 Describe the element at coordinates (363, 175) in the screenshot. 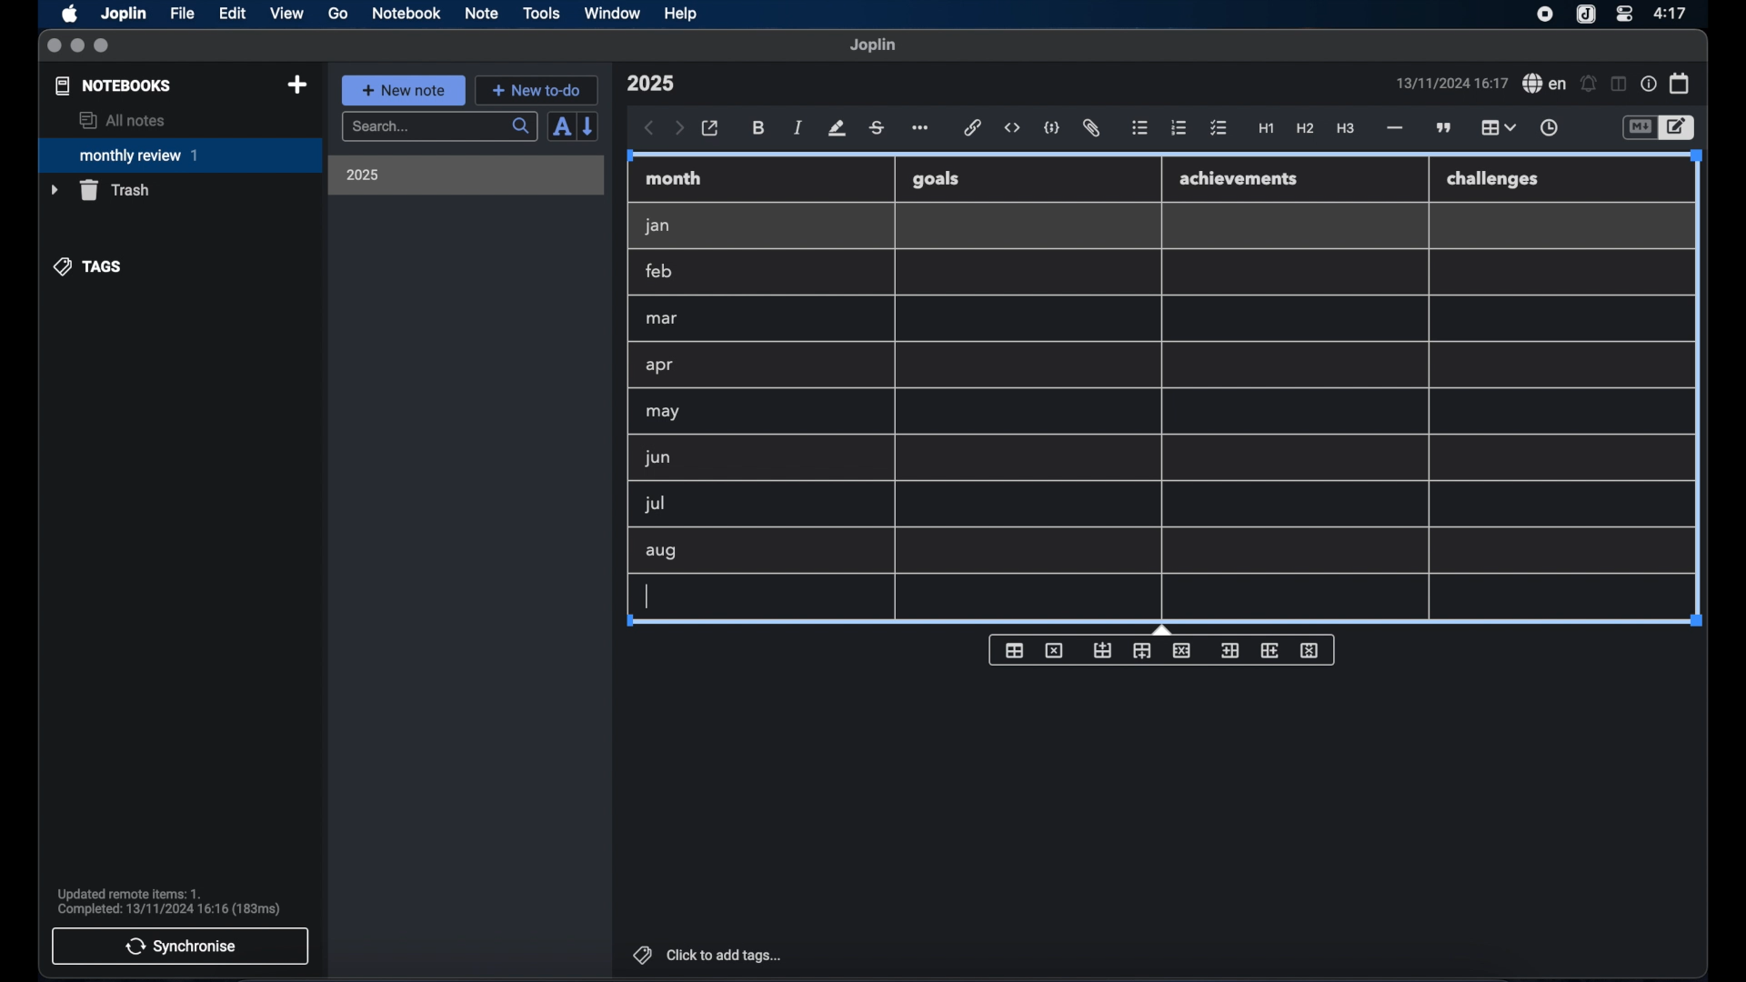

I see `2025` at that location.